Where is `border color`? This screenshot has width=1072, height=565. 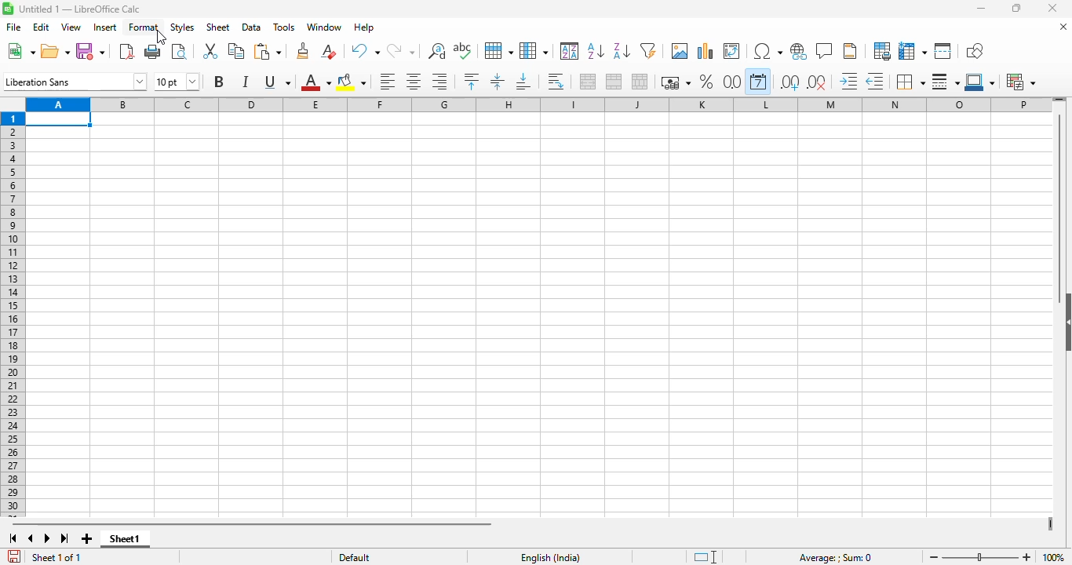 border color is located at coordinates (979, 82).